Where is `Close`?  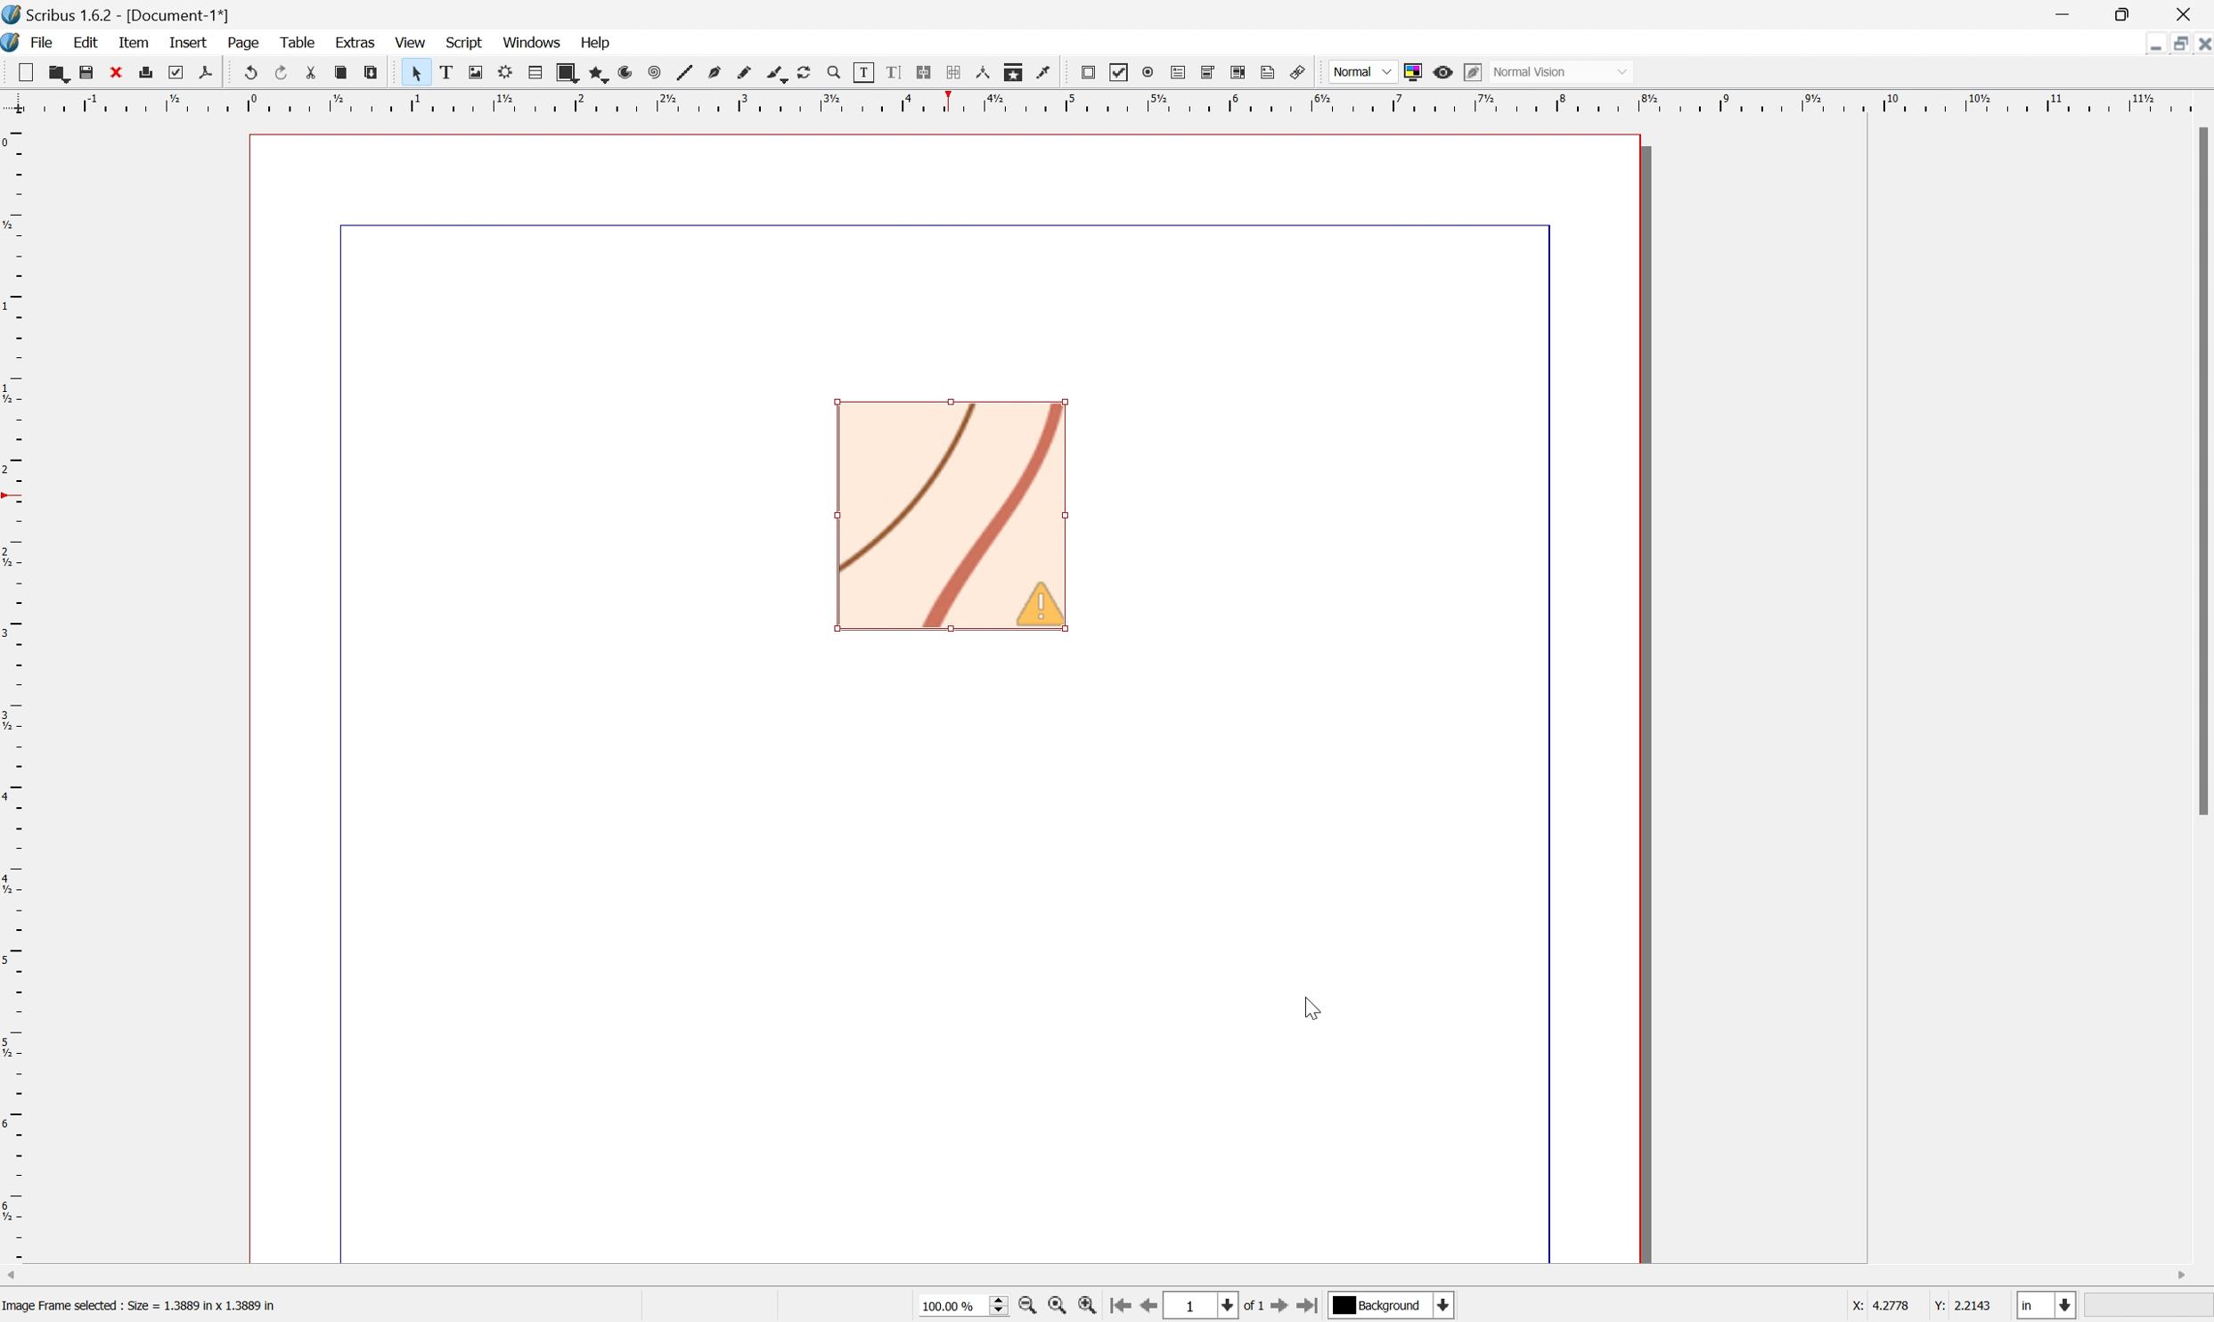
Close is located at coordinates (2187, 14).